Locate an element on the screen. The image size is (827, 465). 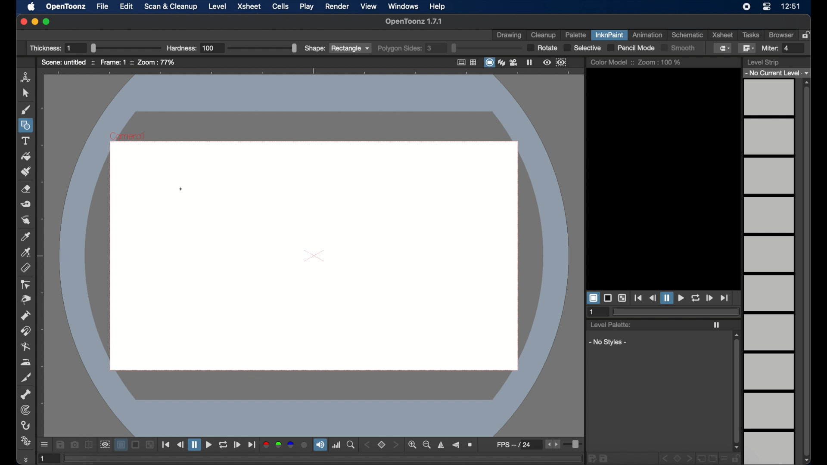
green channel is located at coordinates (279, 445).